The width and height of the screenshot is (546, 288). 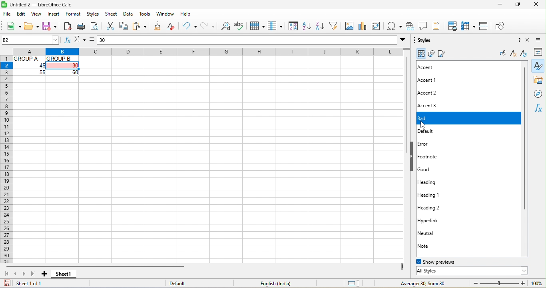 What do you see at coordinates (35, 66) in the screenshot?
I see `45` at bounding box center [35, 66].